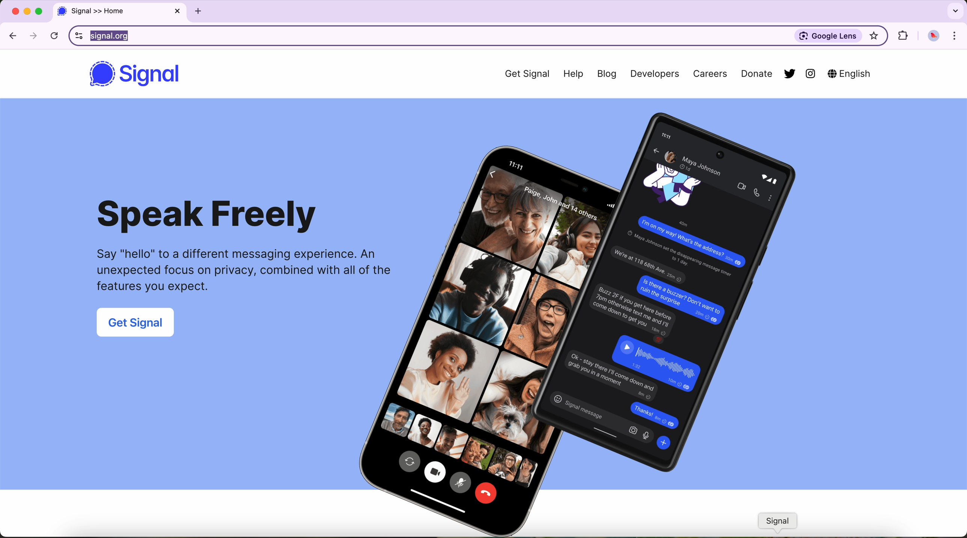 This screenshot has width=967, height=538. Describe the element at coordinates (154, 76) in the screenshot. I see `Signal` at that location.